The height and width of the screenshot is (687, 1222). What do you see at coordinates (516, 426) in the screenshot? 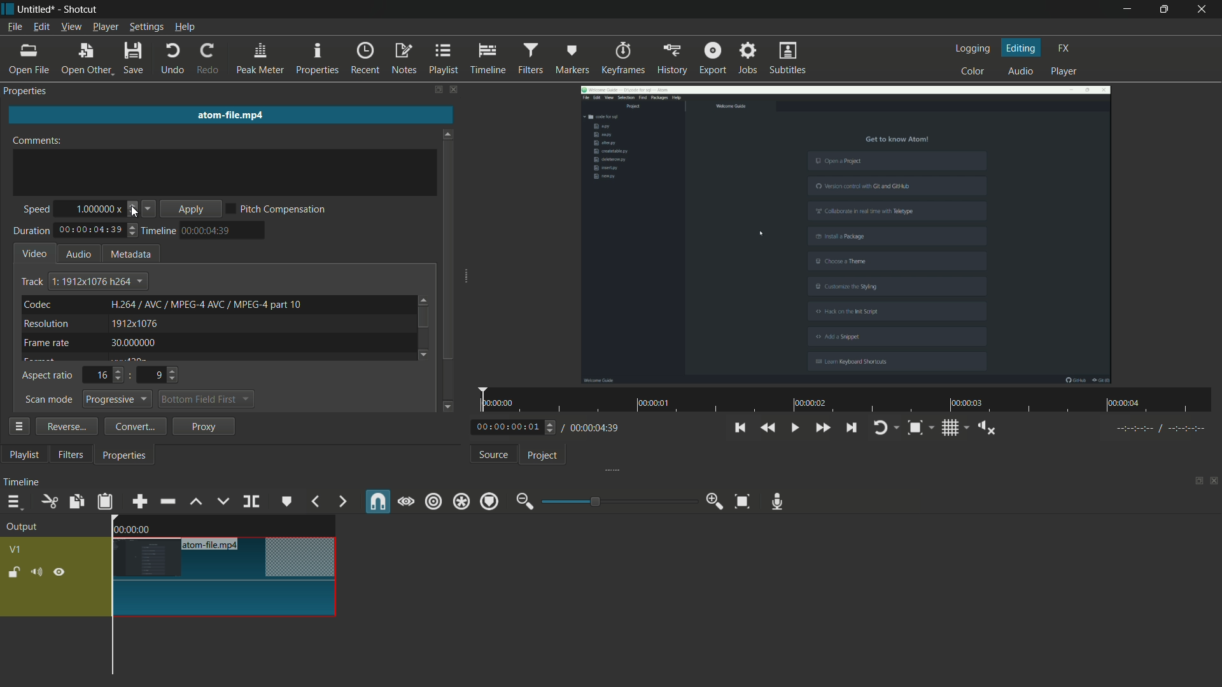
I see `adjust current time` at bounding box center [516, 426].